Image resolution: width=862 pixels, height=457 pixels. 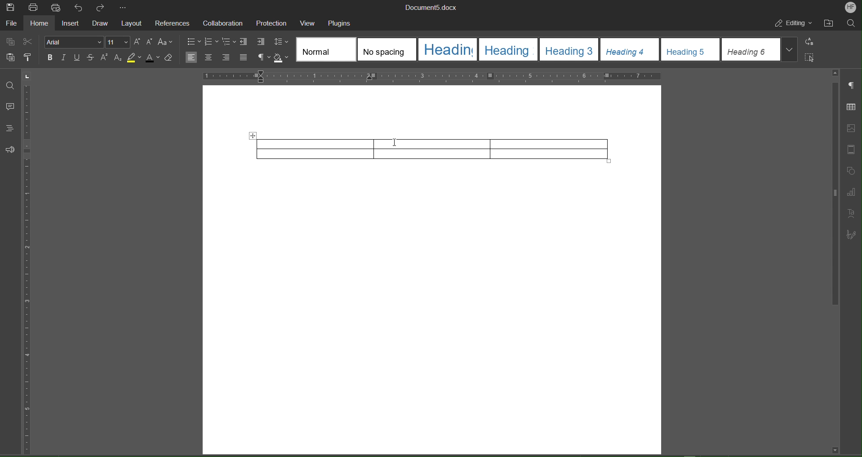 What do you see at coordinates (852, 149) in the screenshot?
I see `Header and Footer` at bounding box center [852, 149].